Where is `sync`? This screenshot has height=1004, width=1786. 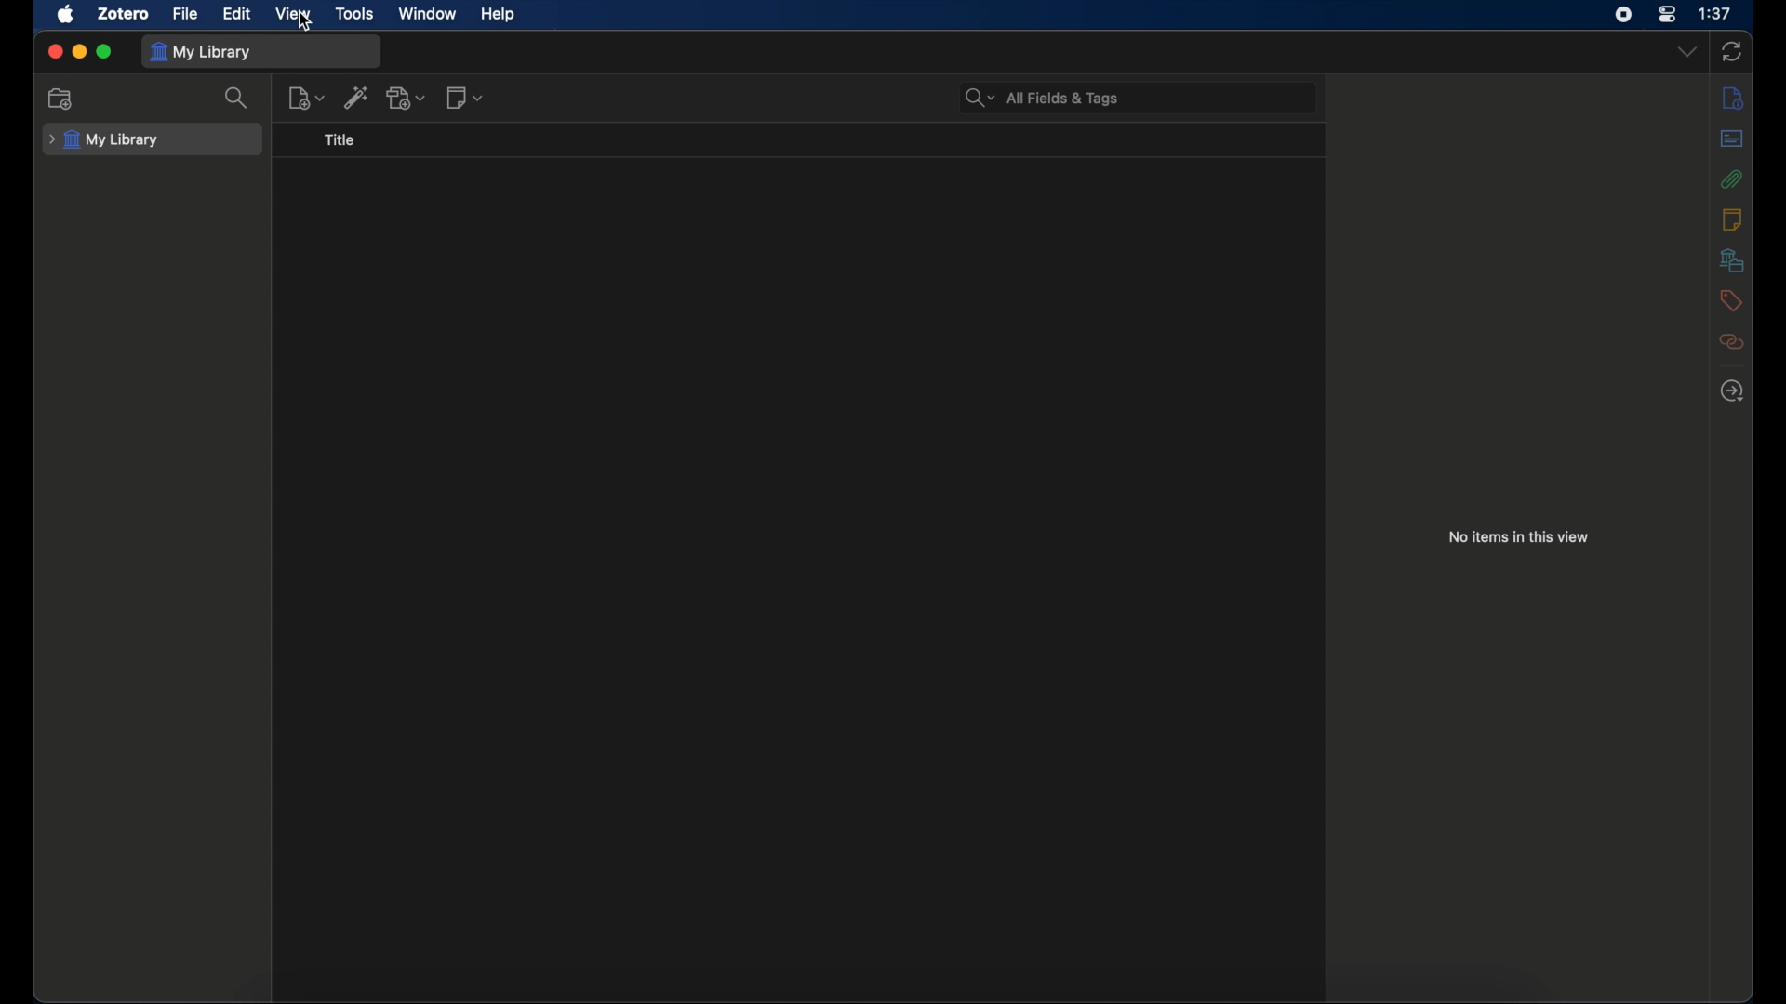 sync is located at coordinates (1732, 52).